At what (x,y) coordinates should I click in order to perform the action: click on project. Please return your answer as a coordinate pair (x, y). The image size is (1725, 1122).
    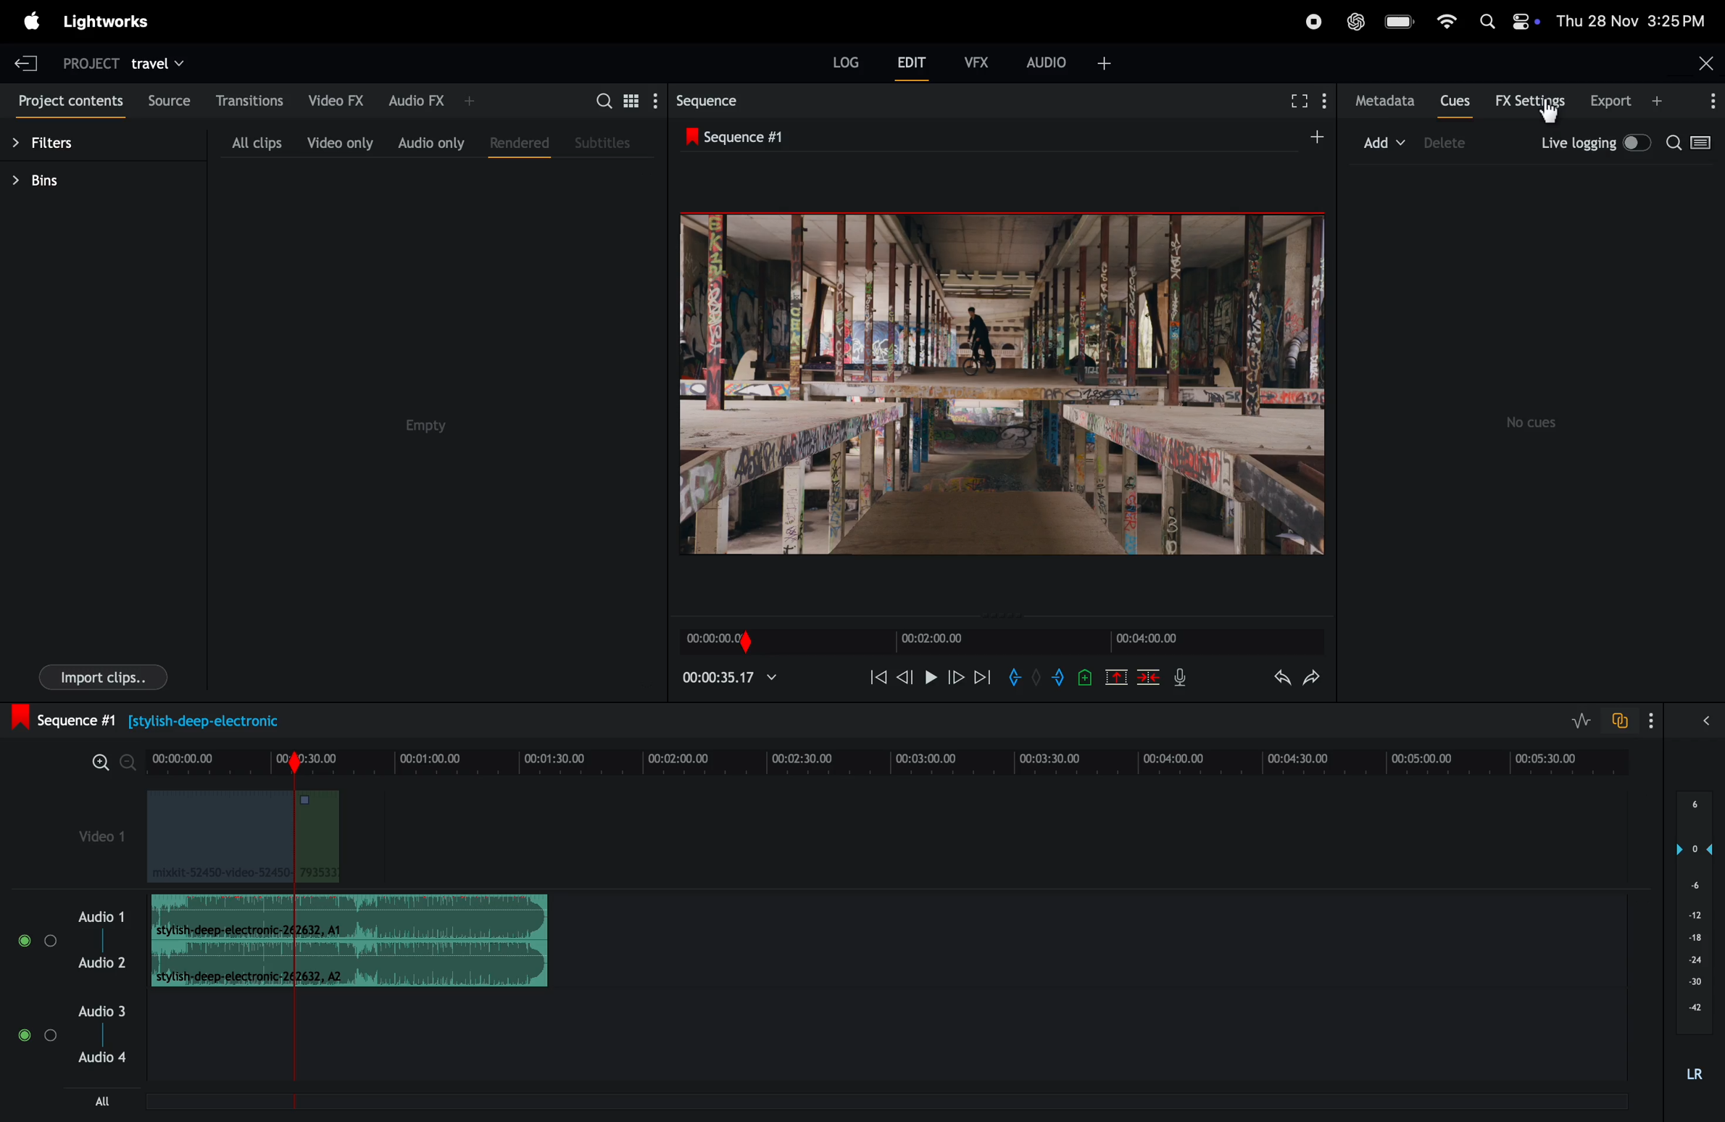
    Looking at the image, I should click on (93, 60).